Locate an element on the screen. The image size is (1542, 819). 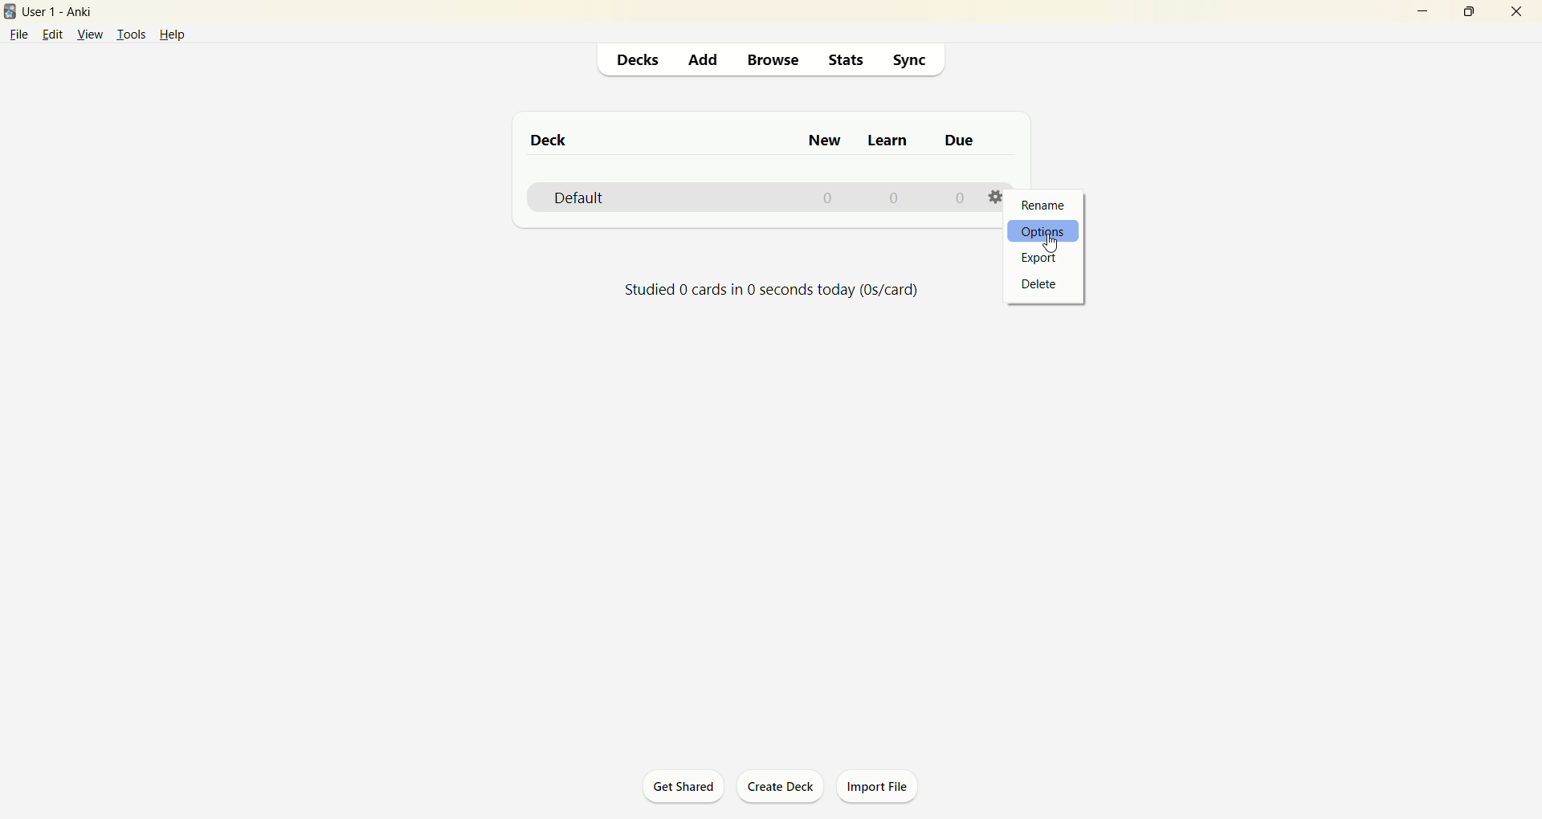
new is located at coordinates (826, 140).